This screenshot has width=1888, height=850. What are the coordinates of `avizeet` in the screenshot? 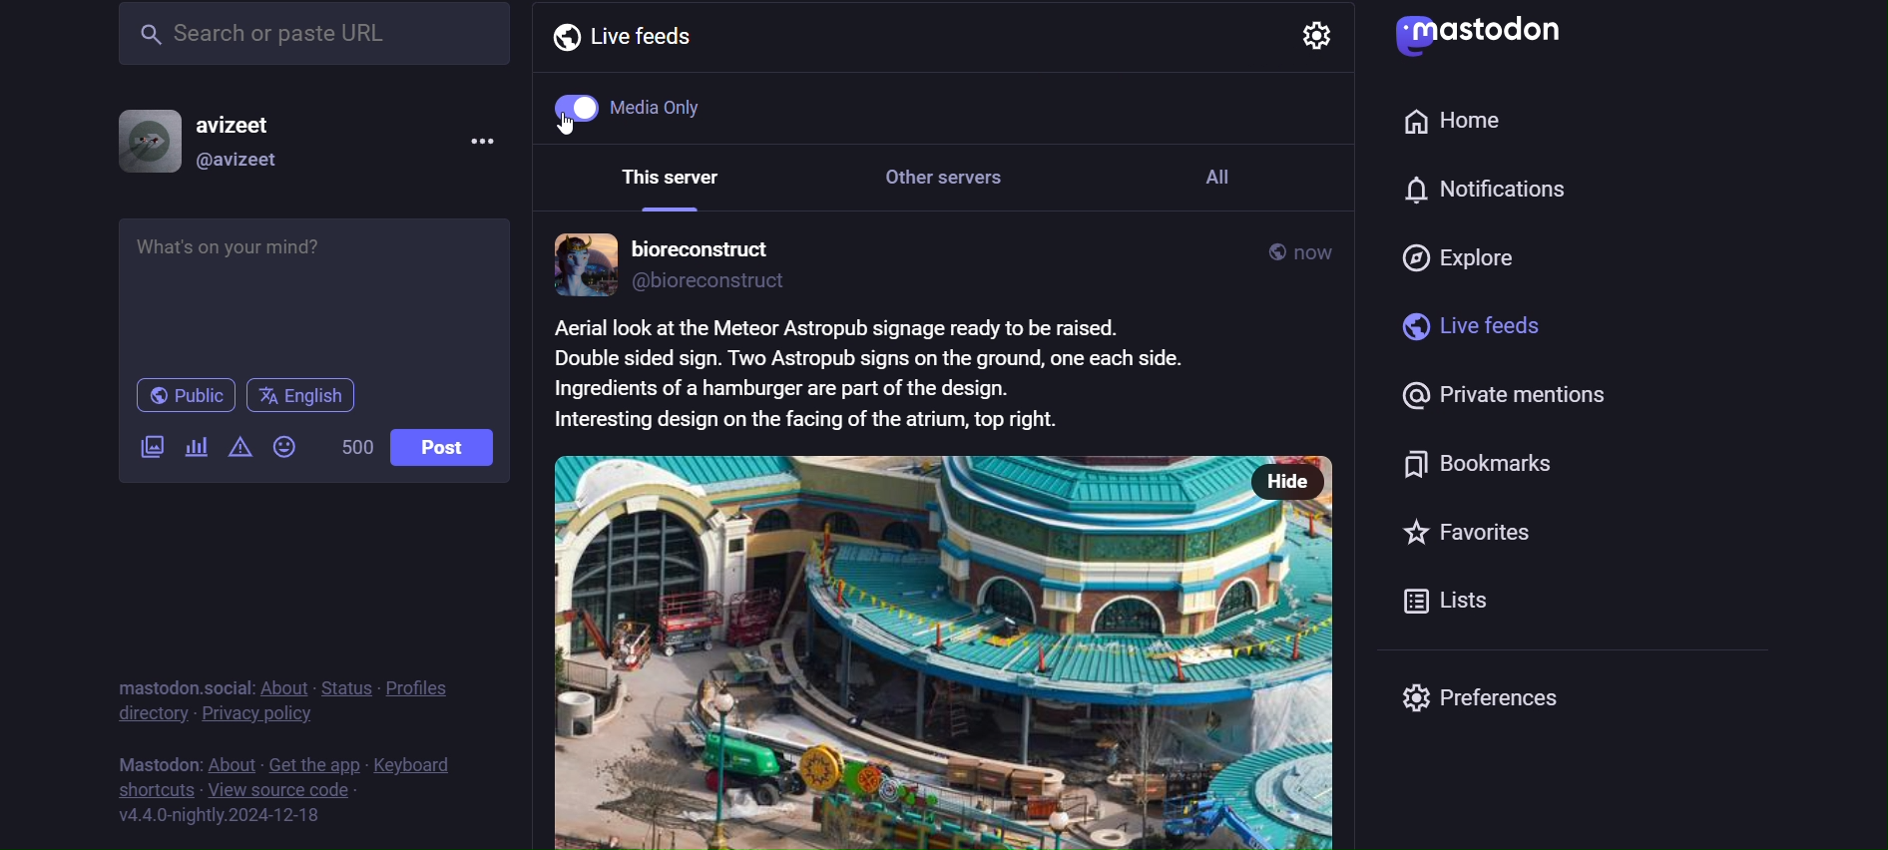 It's located at (235, 124).